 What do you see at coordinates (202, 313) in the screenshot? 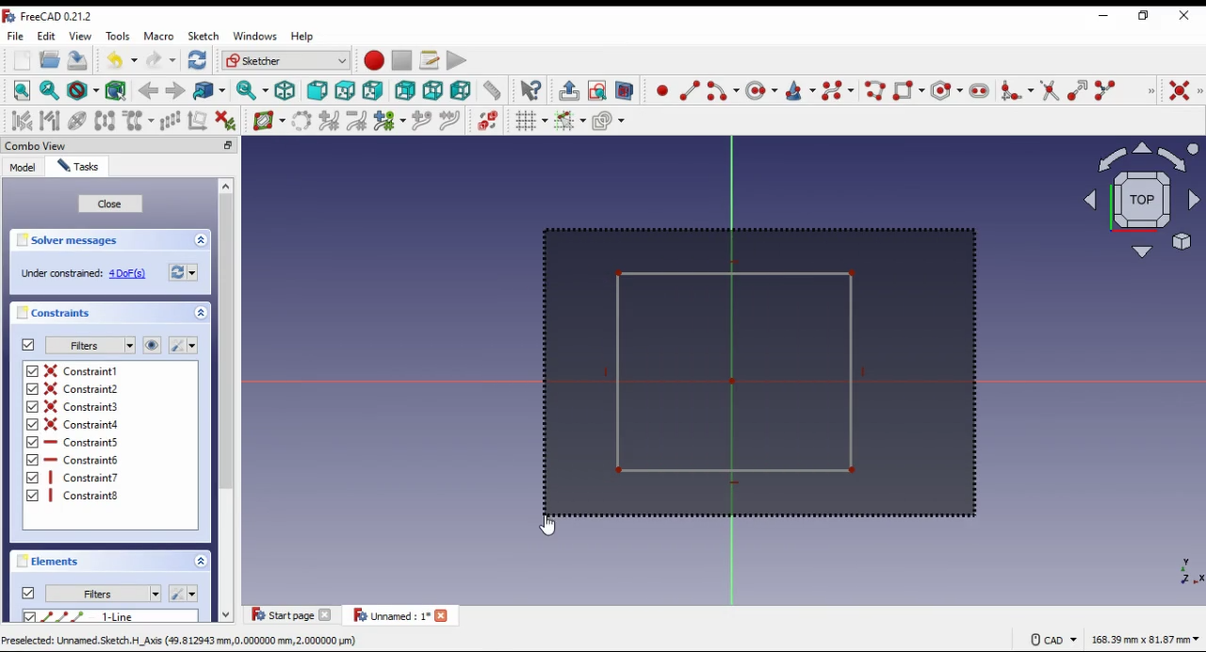
I see `expand/collapse` at bounding box center [202, 313].